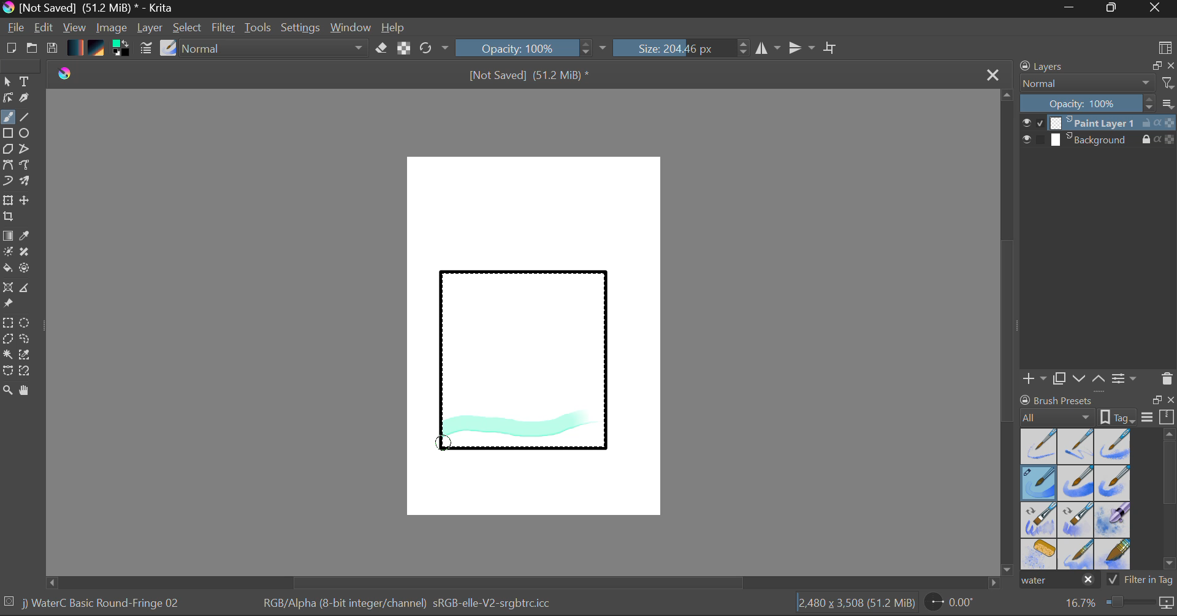 This screenshot has width=1177, height=616. What do you see at coordinates (26, 182) in the screenshot?
I see `Multibrush Tool` at bounding box center [26, 182].